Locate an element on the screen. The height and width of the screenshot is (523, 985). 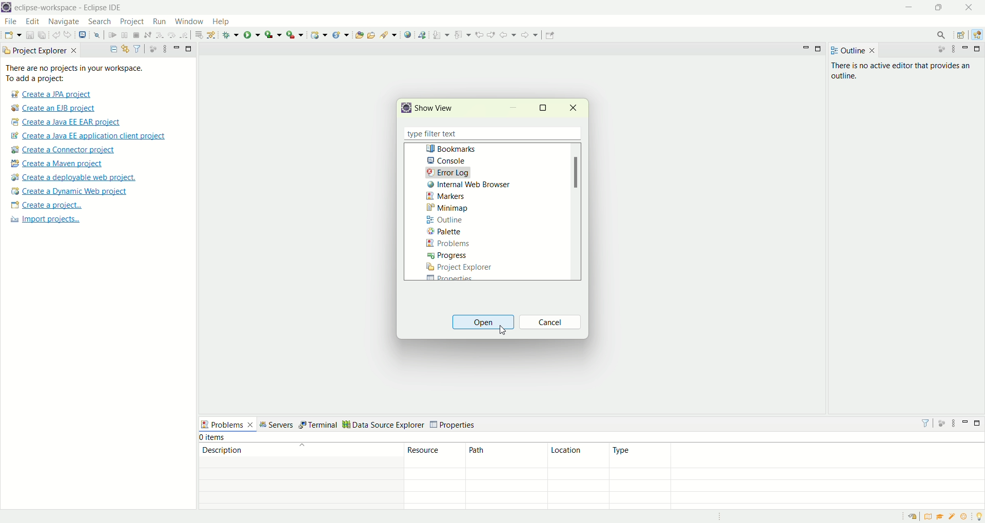
step over is located at coordinates (170, 35).